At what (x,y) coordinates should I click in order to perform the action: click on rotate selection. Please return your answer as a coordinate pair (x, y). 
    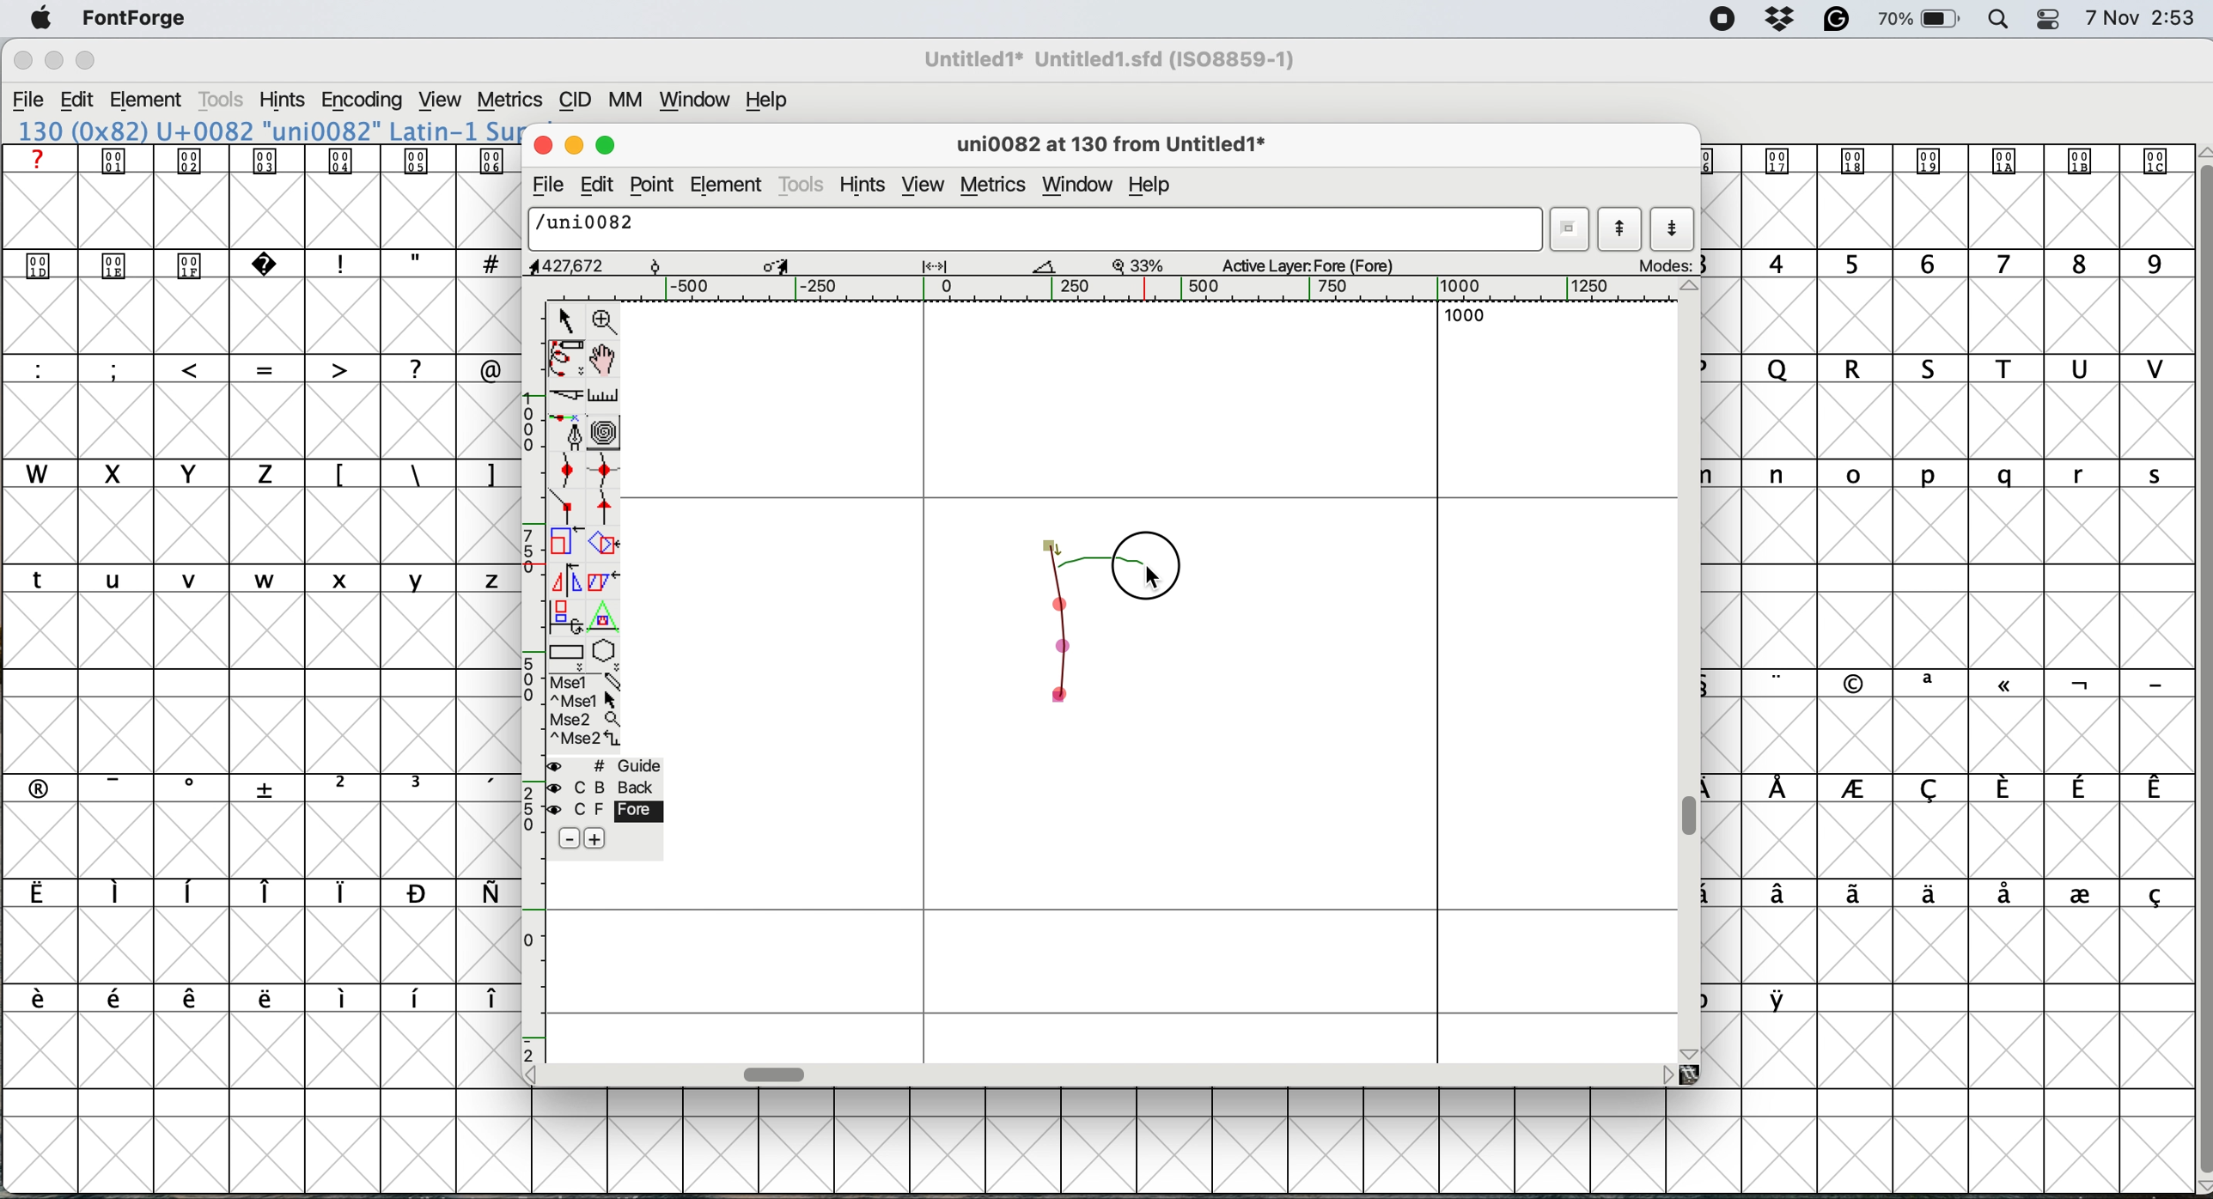
    Looking at the image, I should click on (606, 545).